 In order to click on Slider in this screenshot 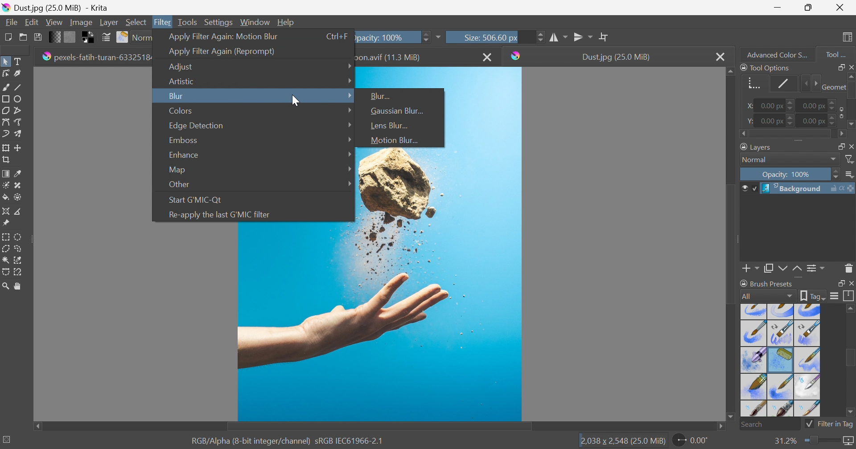, I will do `click(833, 122)`.